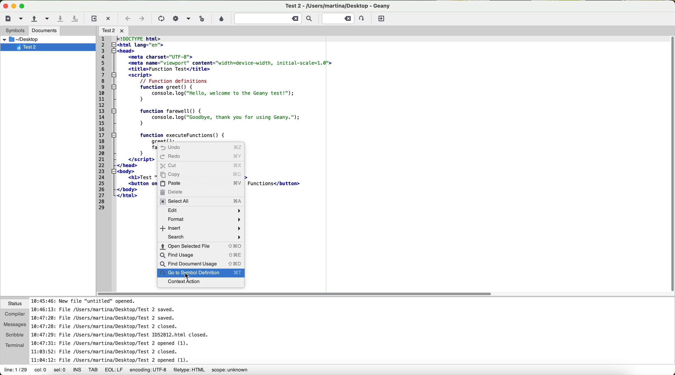 This screenshot has height=375, width=675. What do you see at coordinates (201, 166) in the screenshot?
I see `cut` at bounding box center [201, 166].